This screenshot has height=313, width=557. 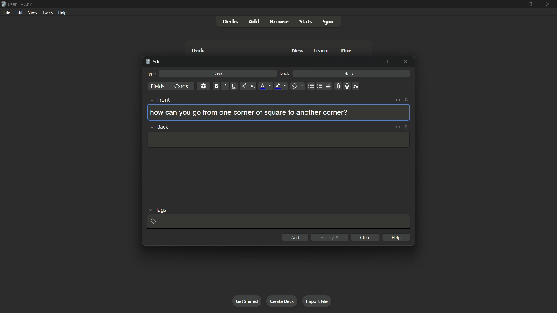 What do you see at coordinates (248, 112) in the screenshot?
I see `how can you go from one corner of square to another corner?` at bounding box center [248, 112].